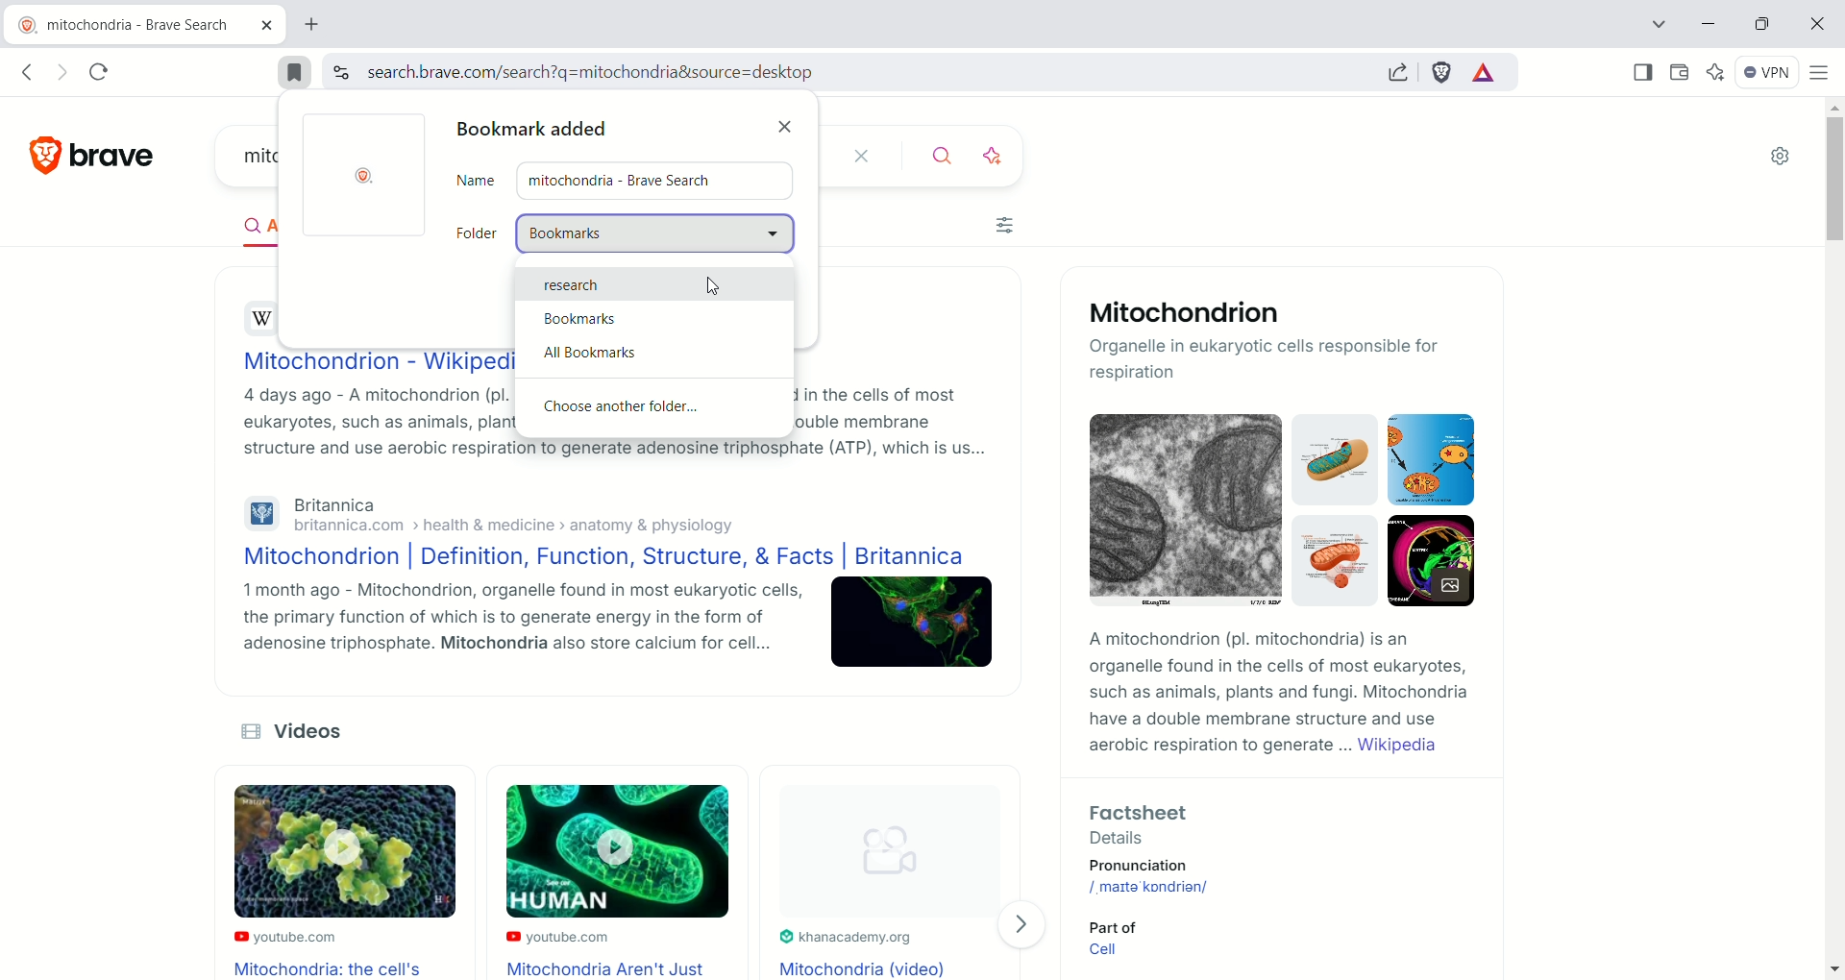 This screenshot has width=1845, height=980. I want to click on show sidebar, so click(1641, 71).